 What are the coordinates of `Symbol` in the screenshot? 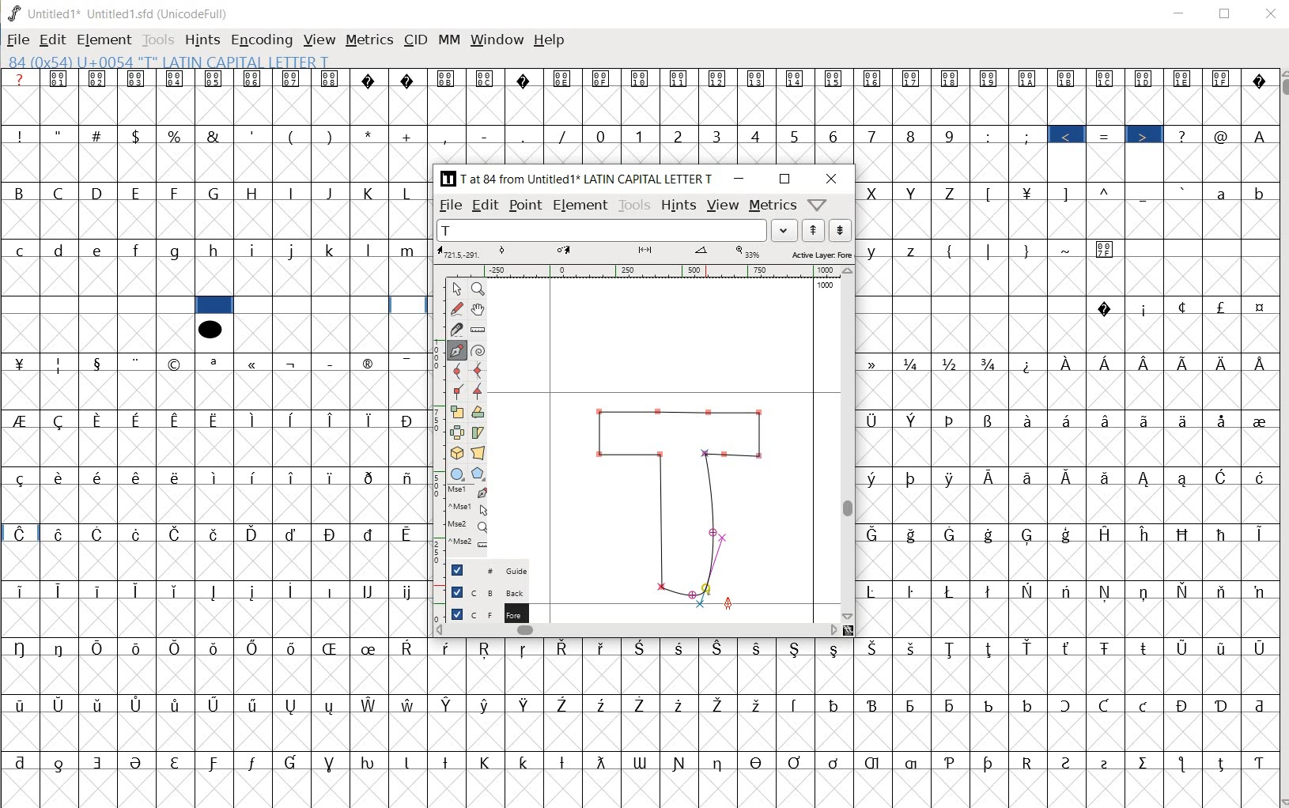 It's located at (720, 761).